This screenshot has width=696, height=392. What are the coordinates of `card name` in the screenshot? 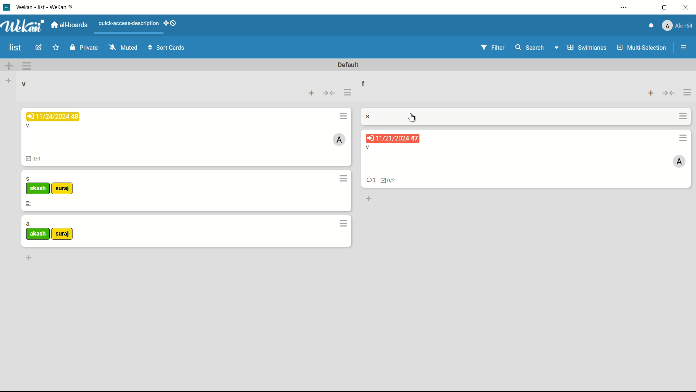 It's located at (28, 179).